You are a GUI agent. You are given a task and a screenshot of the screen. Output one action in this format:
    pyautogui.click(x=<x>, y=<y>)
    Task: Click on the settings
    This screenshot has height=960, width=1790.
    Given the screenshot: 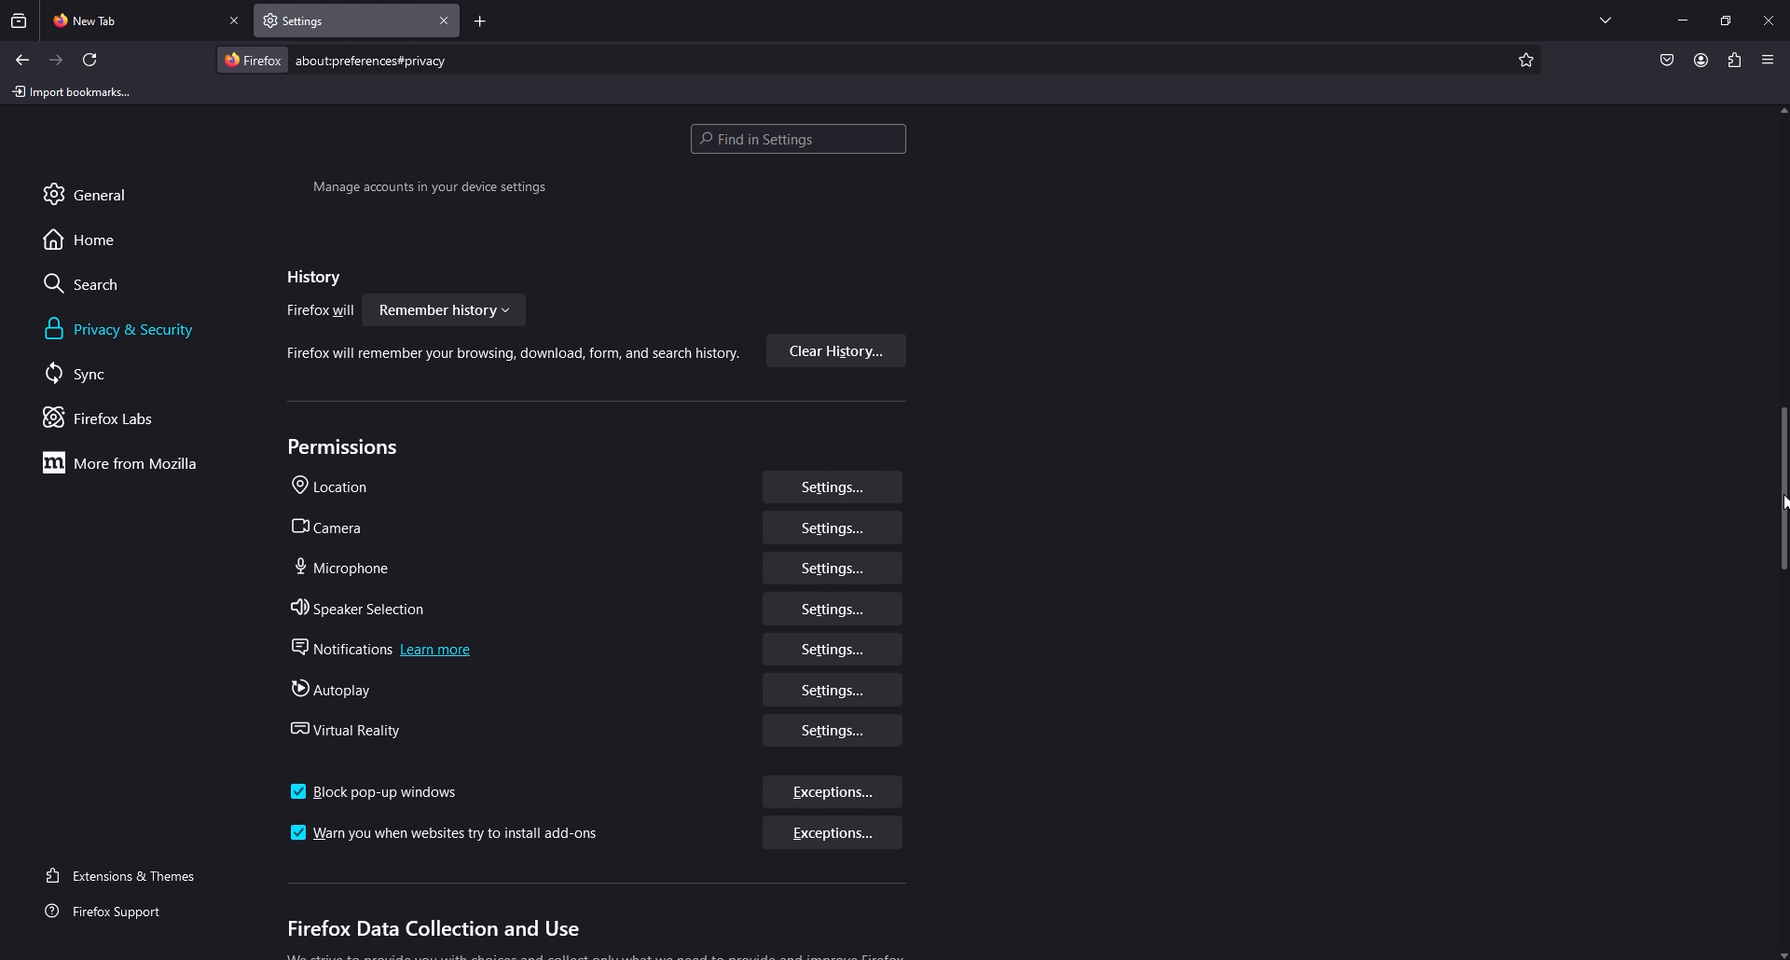 What is the action you would take?
    pyautogui.click(x=835, y=650)
    